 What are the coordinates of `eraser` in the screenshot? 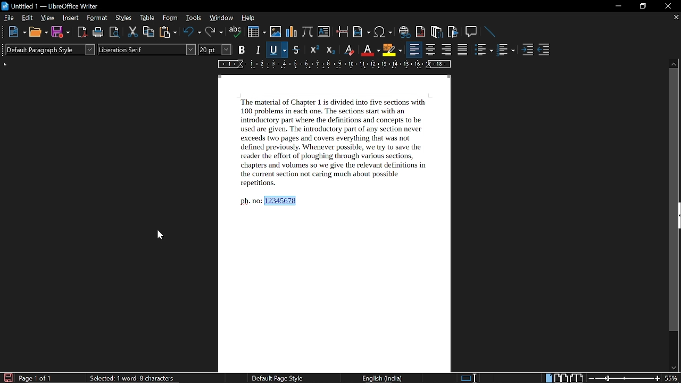 It's located at (348, 50).